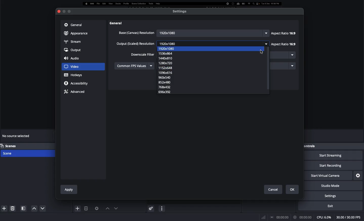 Image resolution: width=364 pixels, height=221 pixels. Describe the element at coordinates (73, 50) in the screenshot. I see `Output` at that location.